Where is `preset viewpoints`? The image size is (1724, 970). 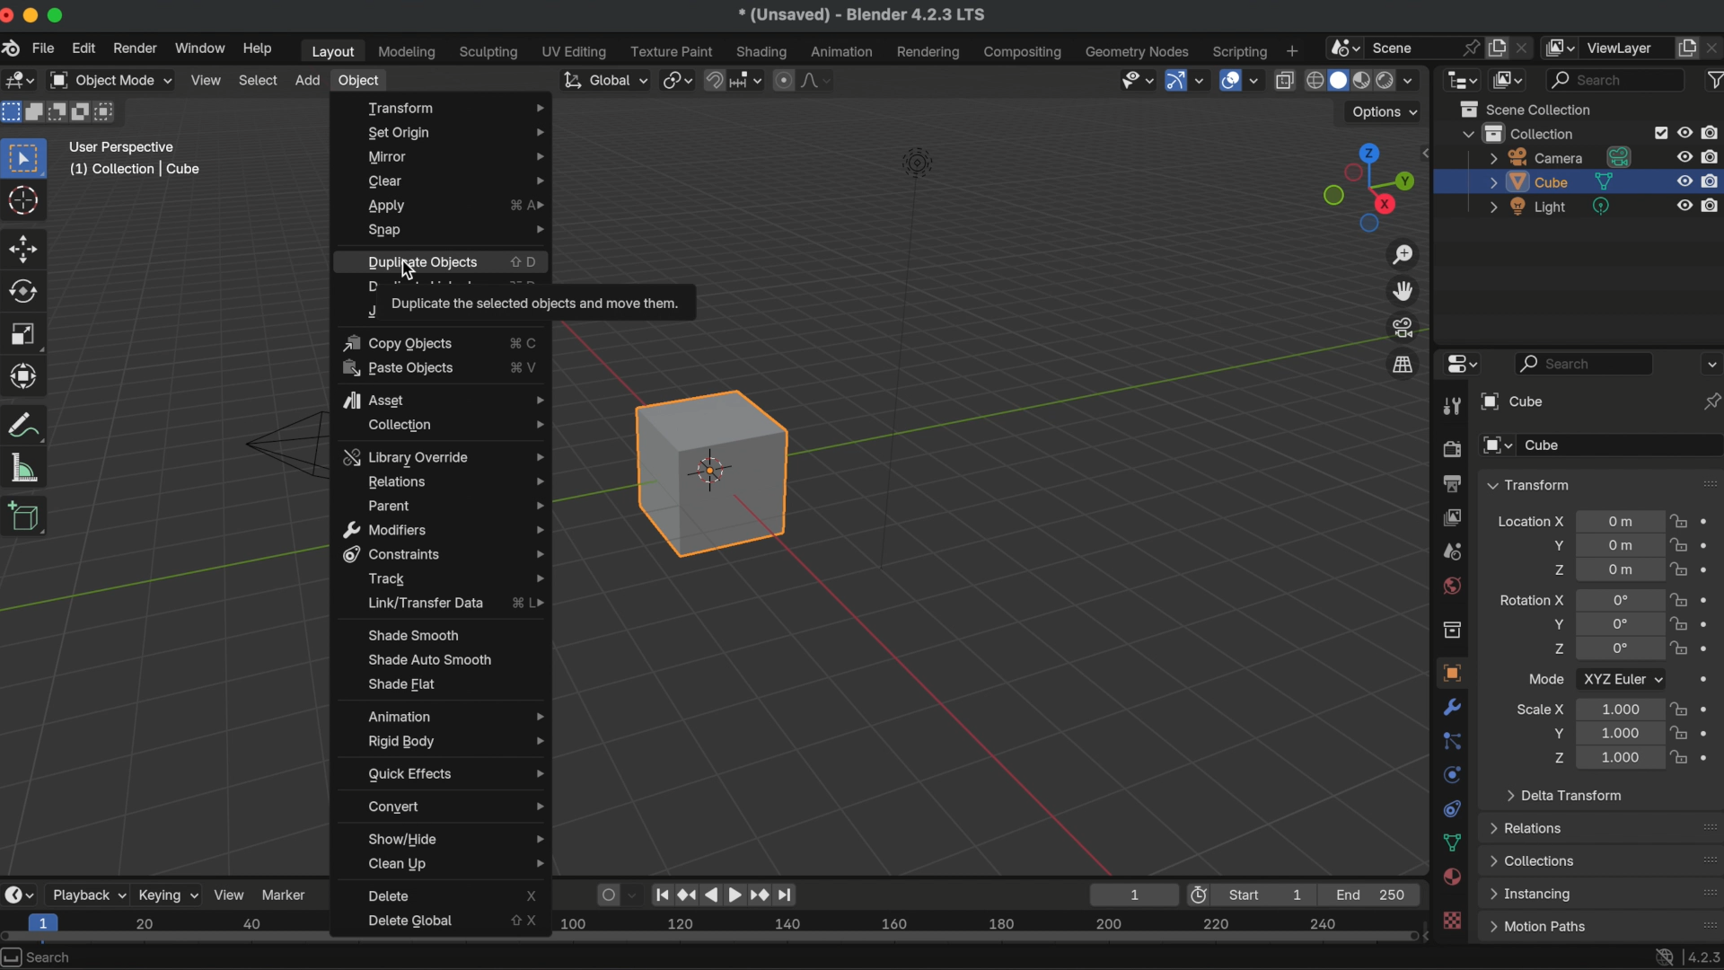
preset viewpoints is located at coordinates (1364, 188).